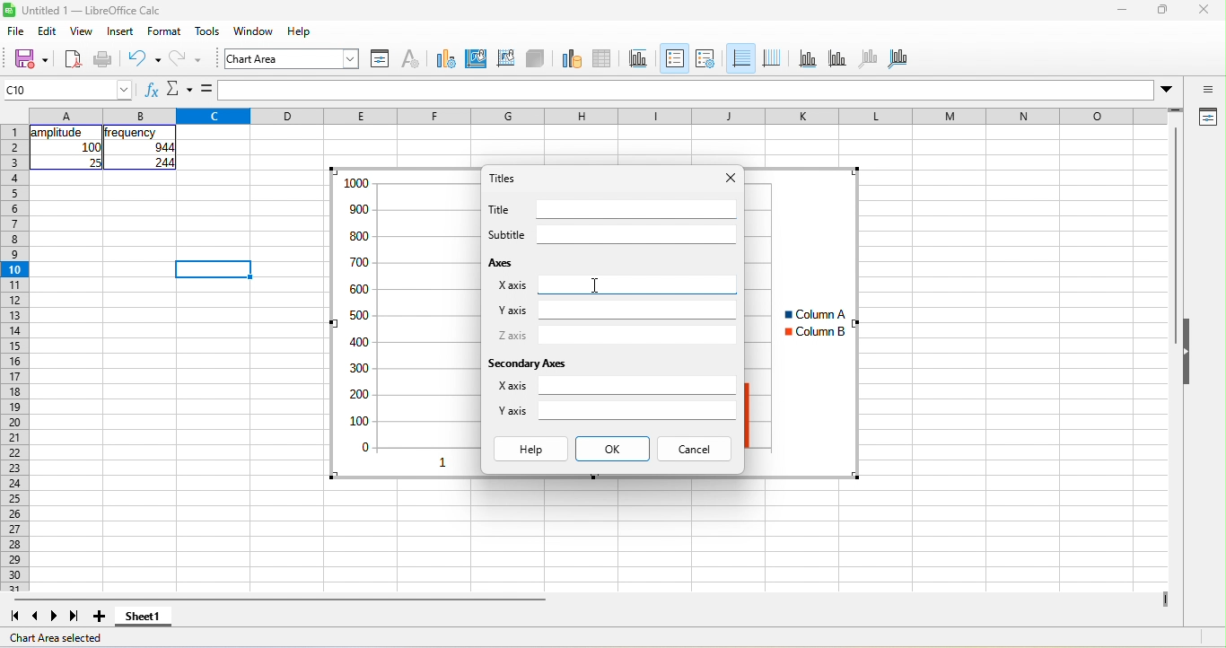 The height and width of the screenshot is (648, 1226). I want to click on cancel, so click(694, 449).